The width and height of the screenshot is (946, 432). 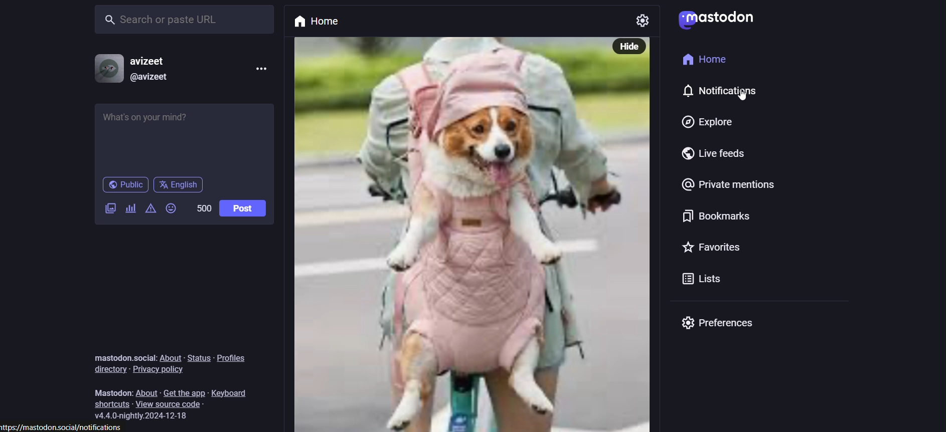 I want to click on version, so click(x=142, y=416).